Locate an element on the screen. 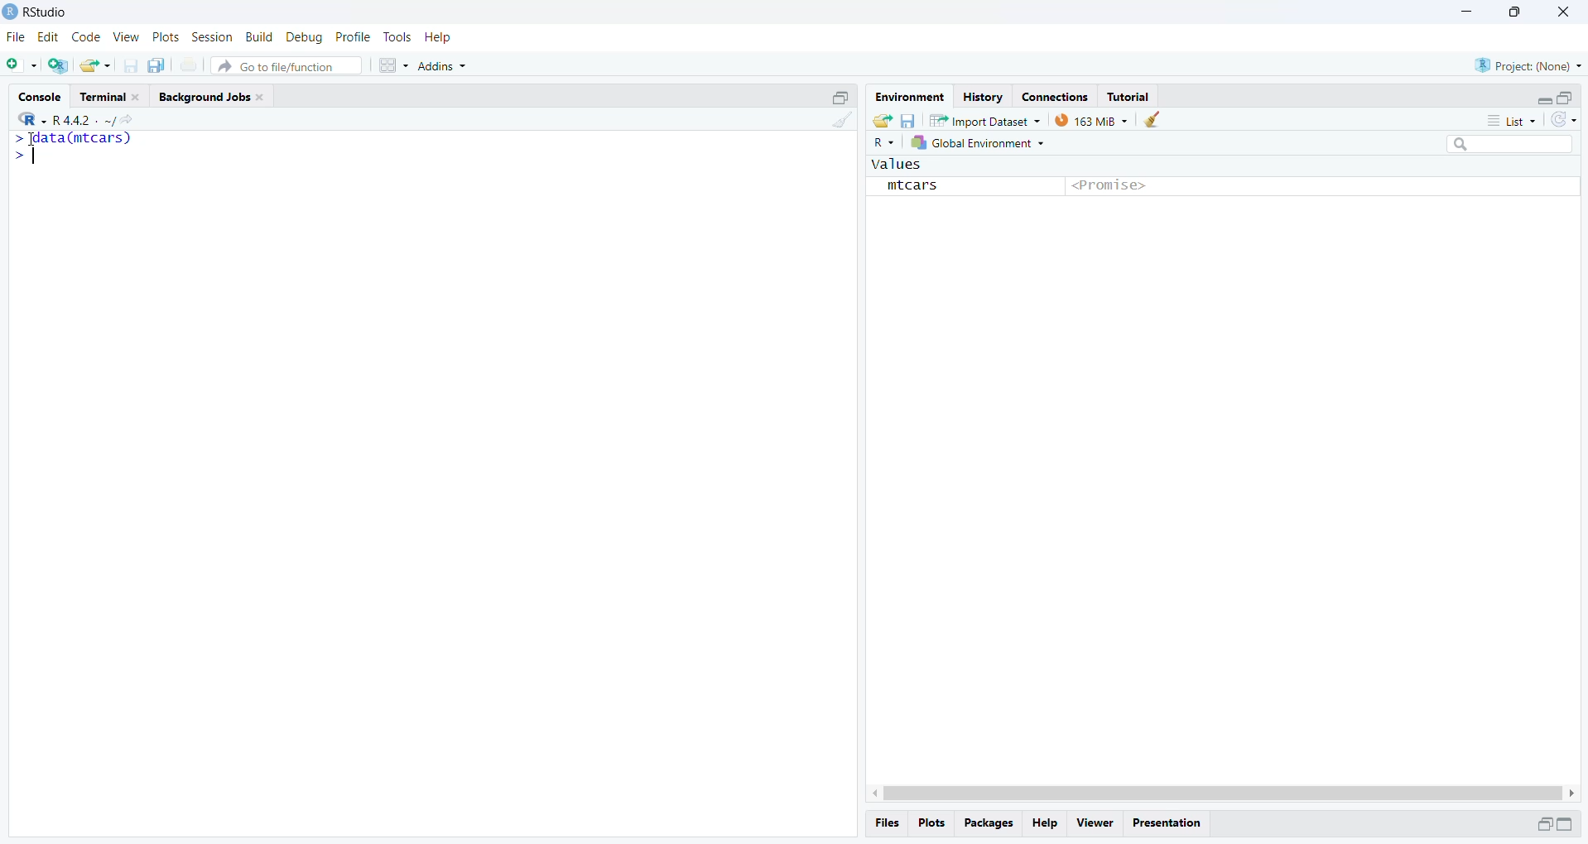 The height and width of the screenshot is (844, 1588). open in separate window is located at coordinates (842, 98).